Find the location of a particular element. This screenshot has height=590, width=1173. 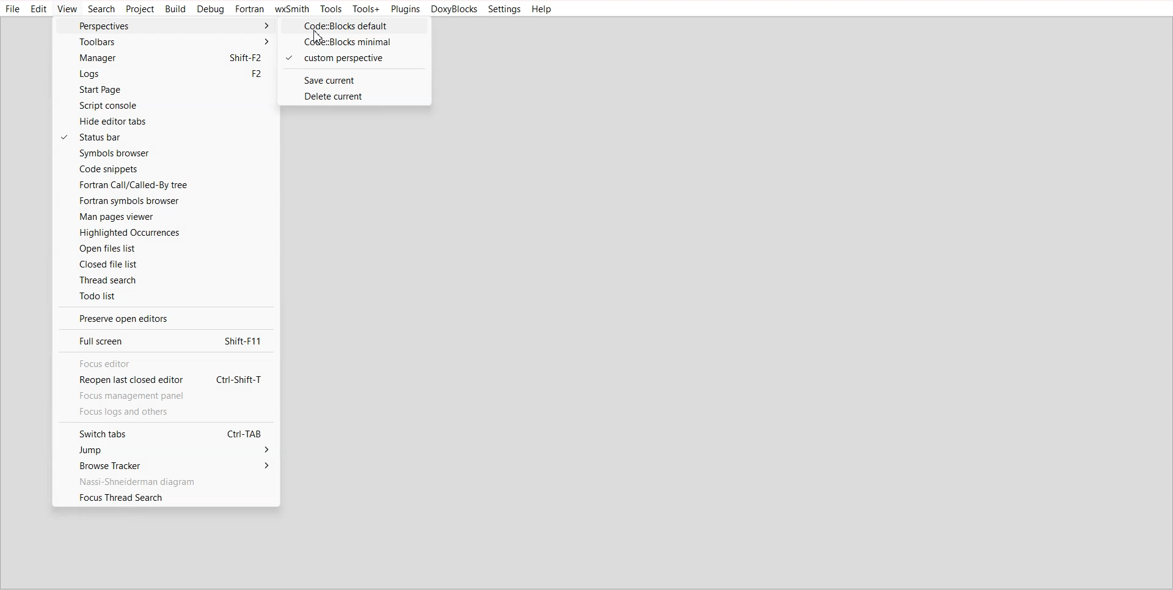

Search is located at coordinates (101, 9).